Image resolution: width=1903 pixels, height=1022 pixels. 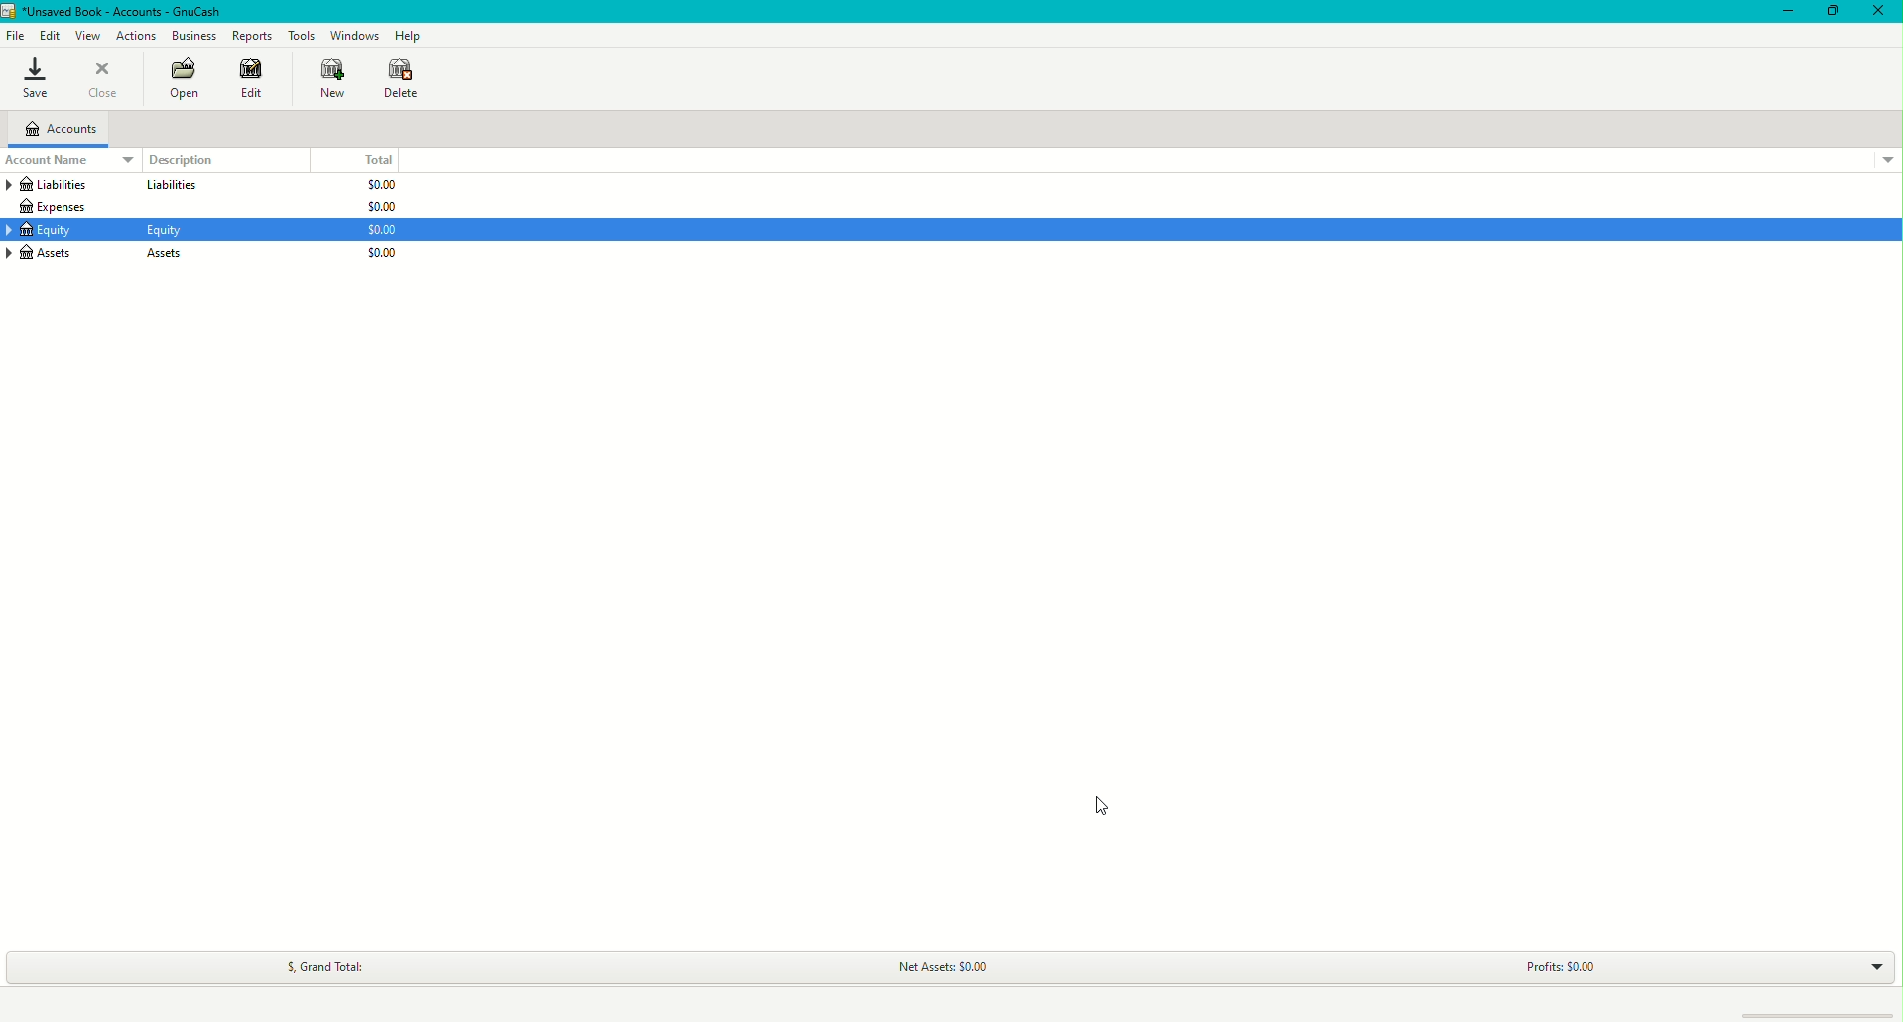 What do you see at coordinates (139, 36) in the screenshot?
I see `Actions` at bounding box center [139, 36].